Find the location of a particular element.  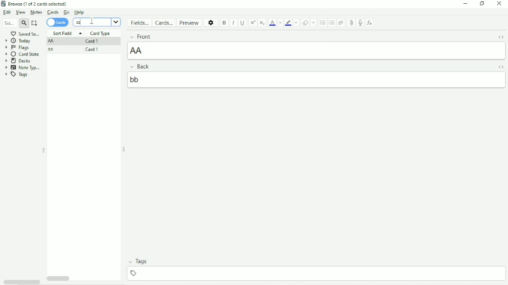

Record audio is located at coordinates (361, 23).